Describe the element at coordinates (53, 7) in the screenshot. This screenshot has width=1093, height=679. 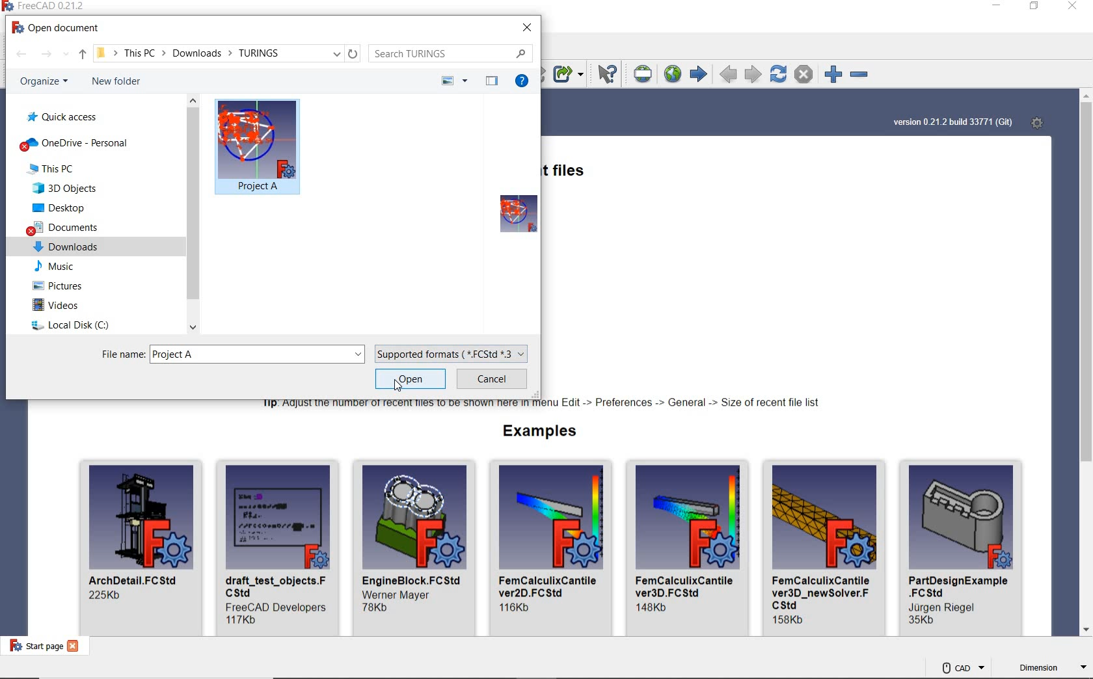
I see `SYSTEM NAME` at that location.